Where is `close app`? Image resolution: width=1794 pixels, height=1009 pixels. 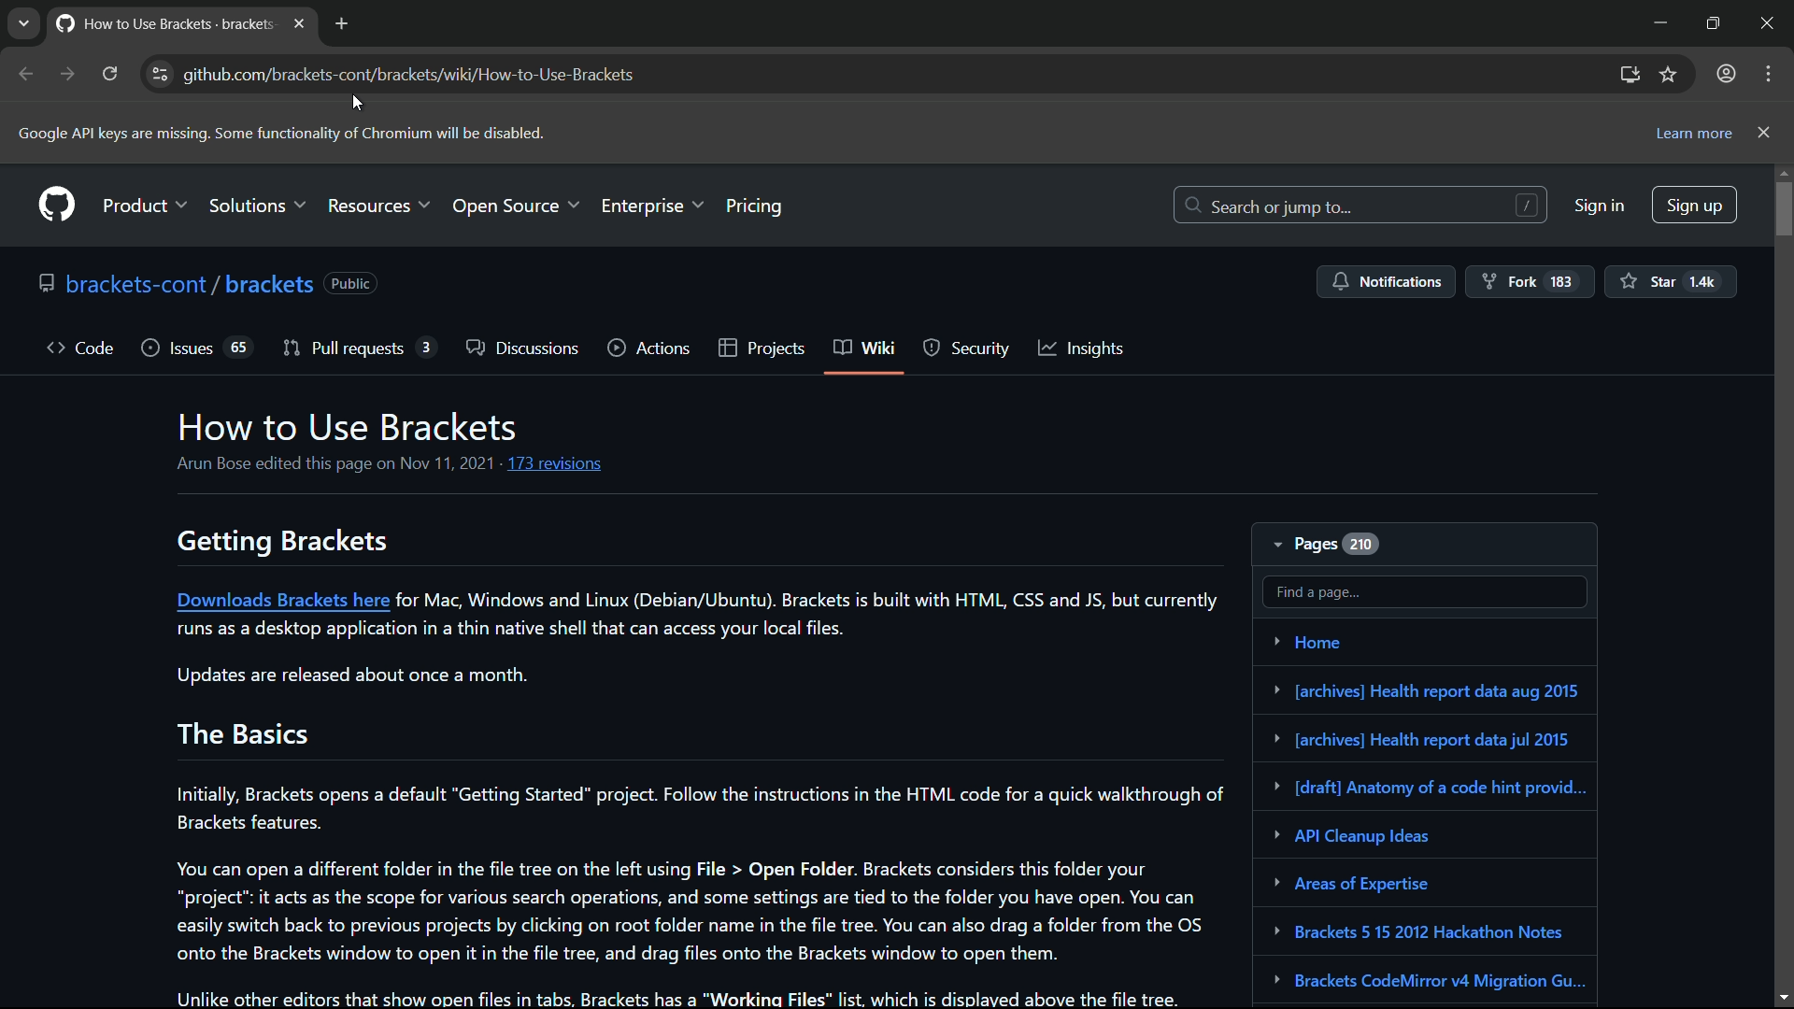 close app is located at coordinates (1770, 24).